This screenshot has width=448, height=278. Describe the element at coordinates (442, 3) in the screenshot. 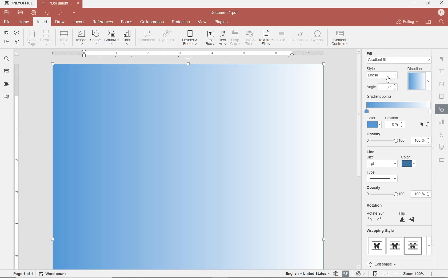

I see `minimize ,restore ,close` at that location.